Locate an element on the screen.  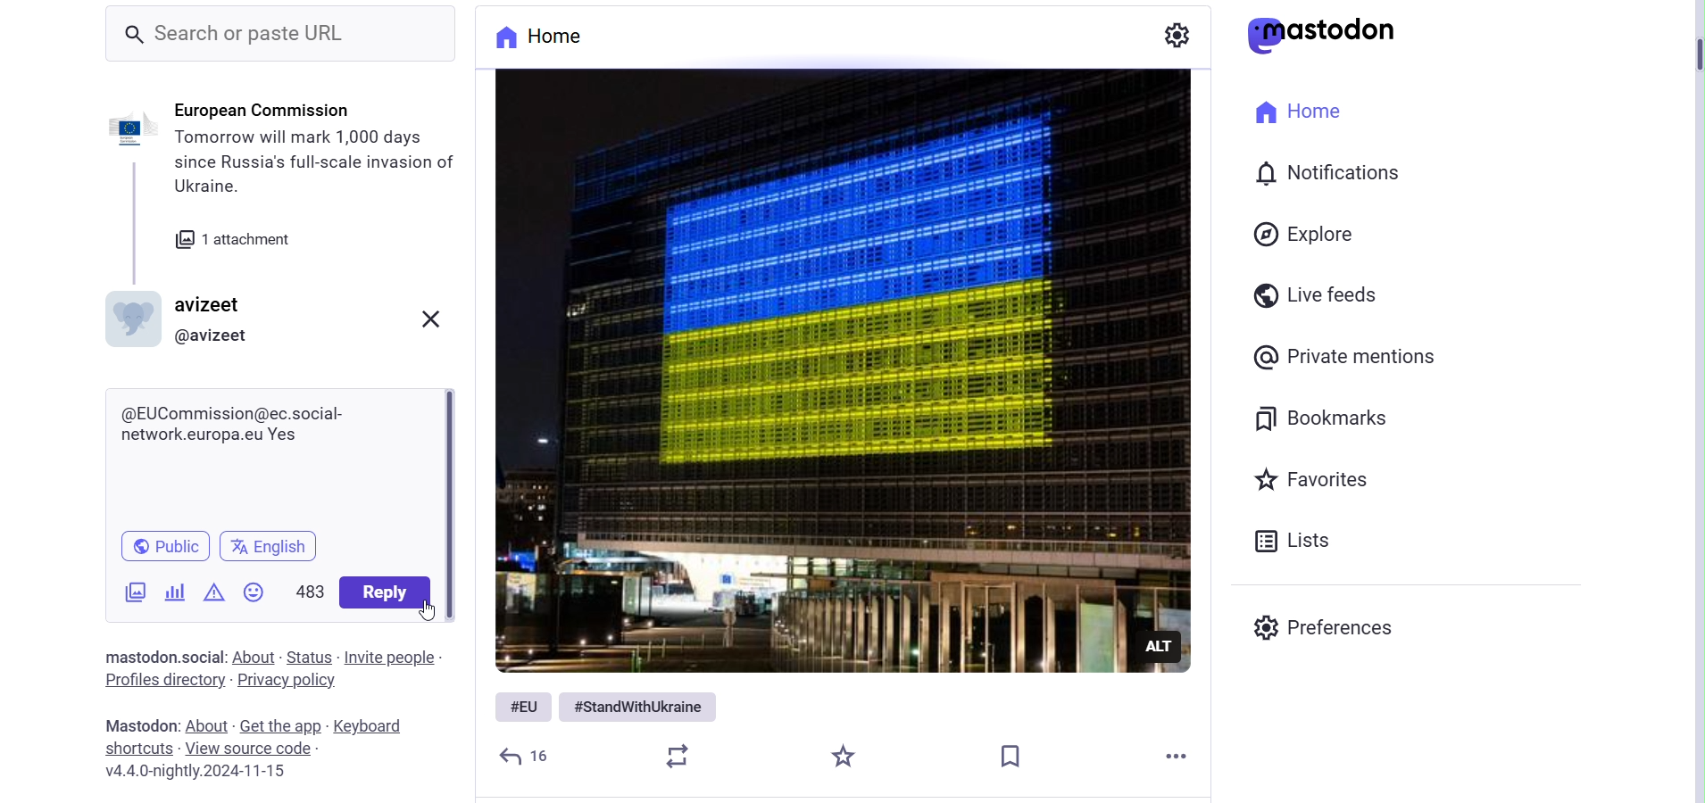
Public is located at coordinates (165, 544).